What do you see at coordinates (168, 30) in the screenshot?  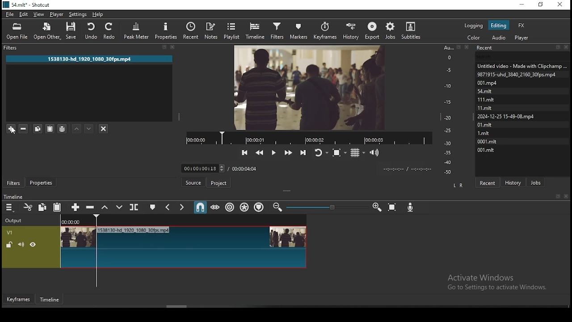 I see `properties` at bounding box center [168, 30].